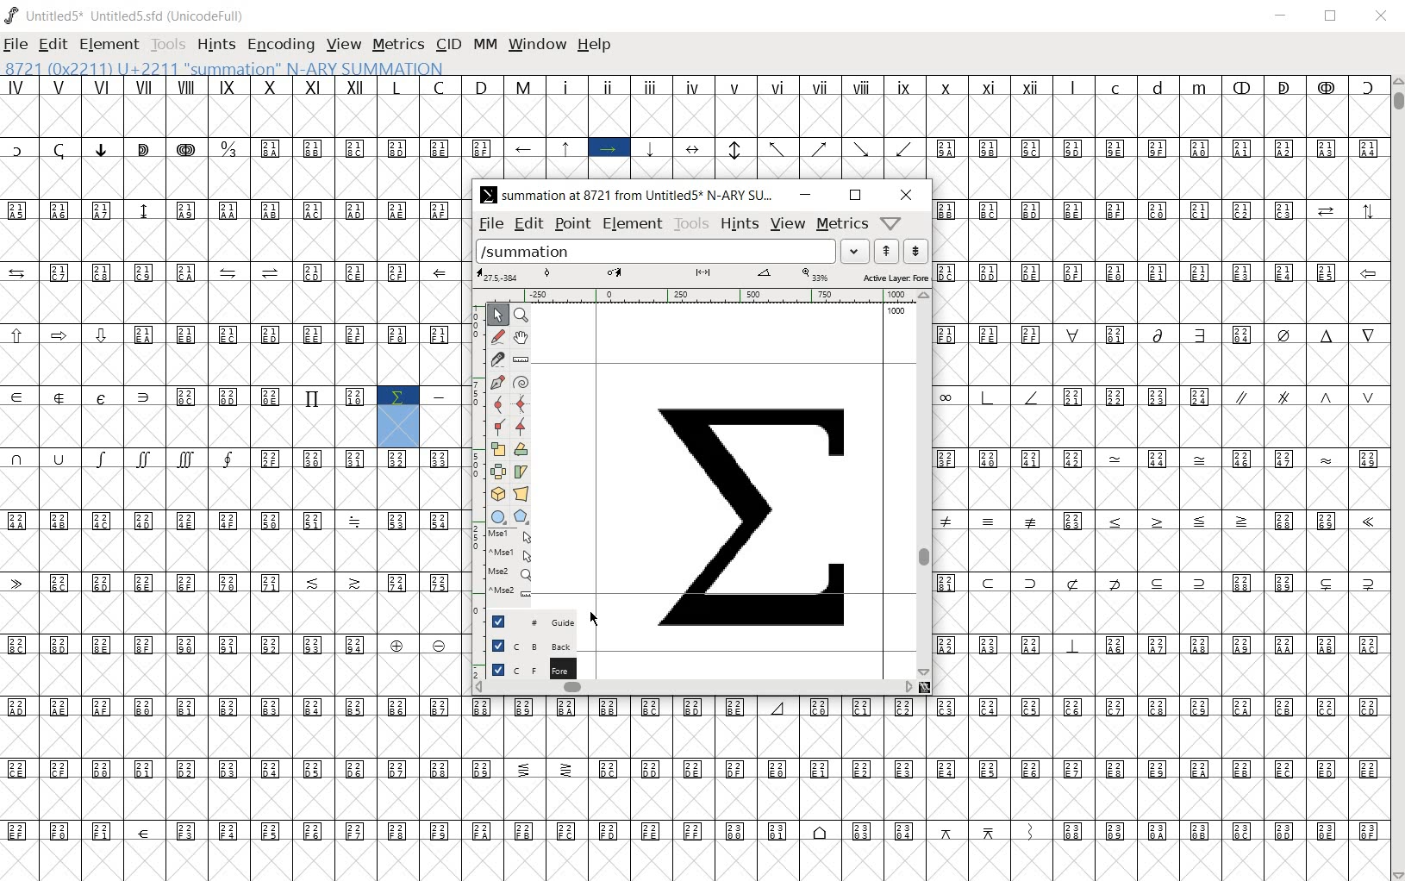 This screenshot has width=1405, height=881. I want to click on mathematical summation glyph added, so click(756, 521).